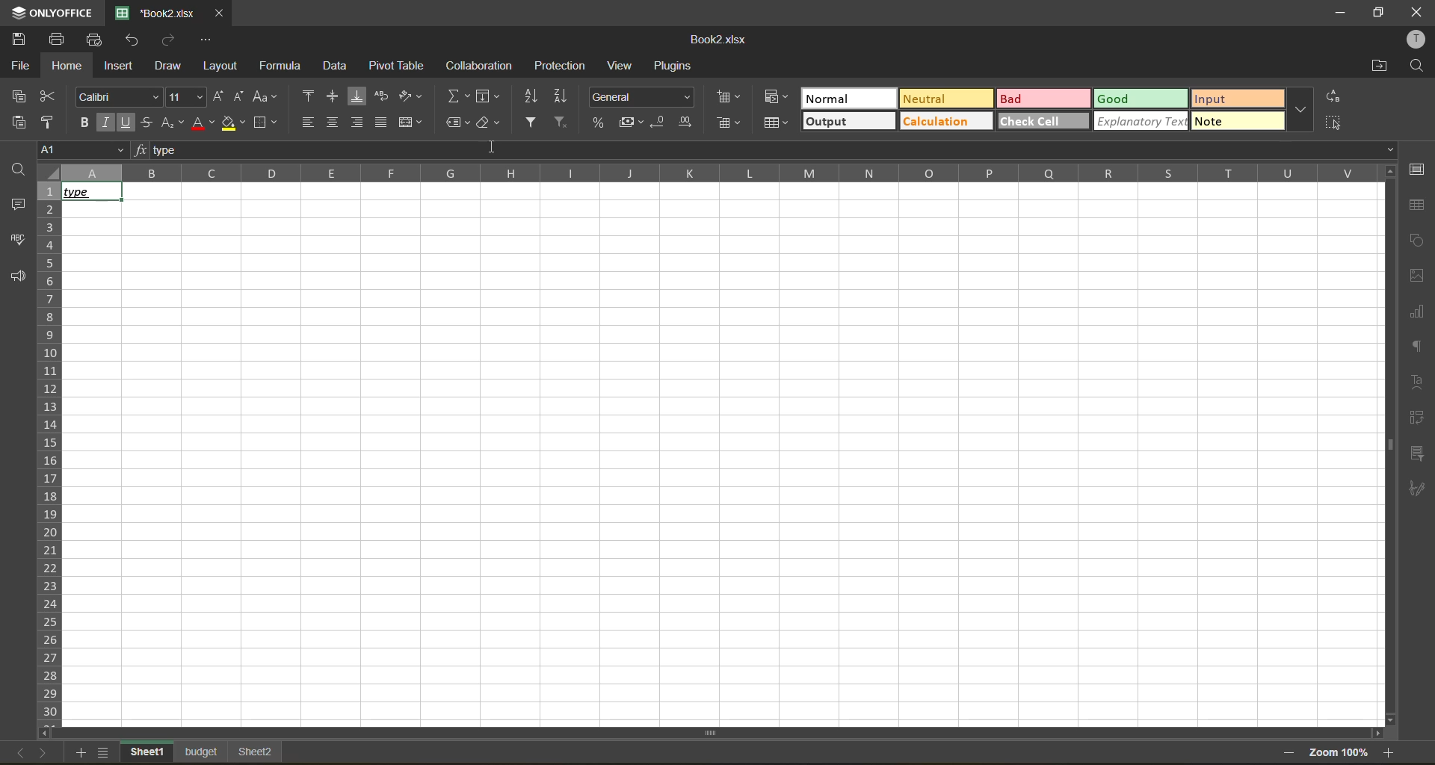 The image size is (1435, 765). Describe the element at coordinates (265, 96) in the screenshot. I see `change case` at that location.